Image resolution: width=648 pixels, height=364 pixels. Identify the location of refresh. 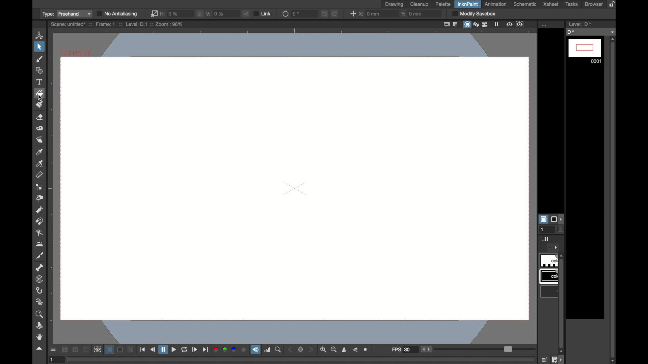
(285, 13).